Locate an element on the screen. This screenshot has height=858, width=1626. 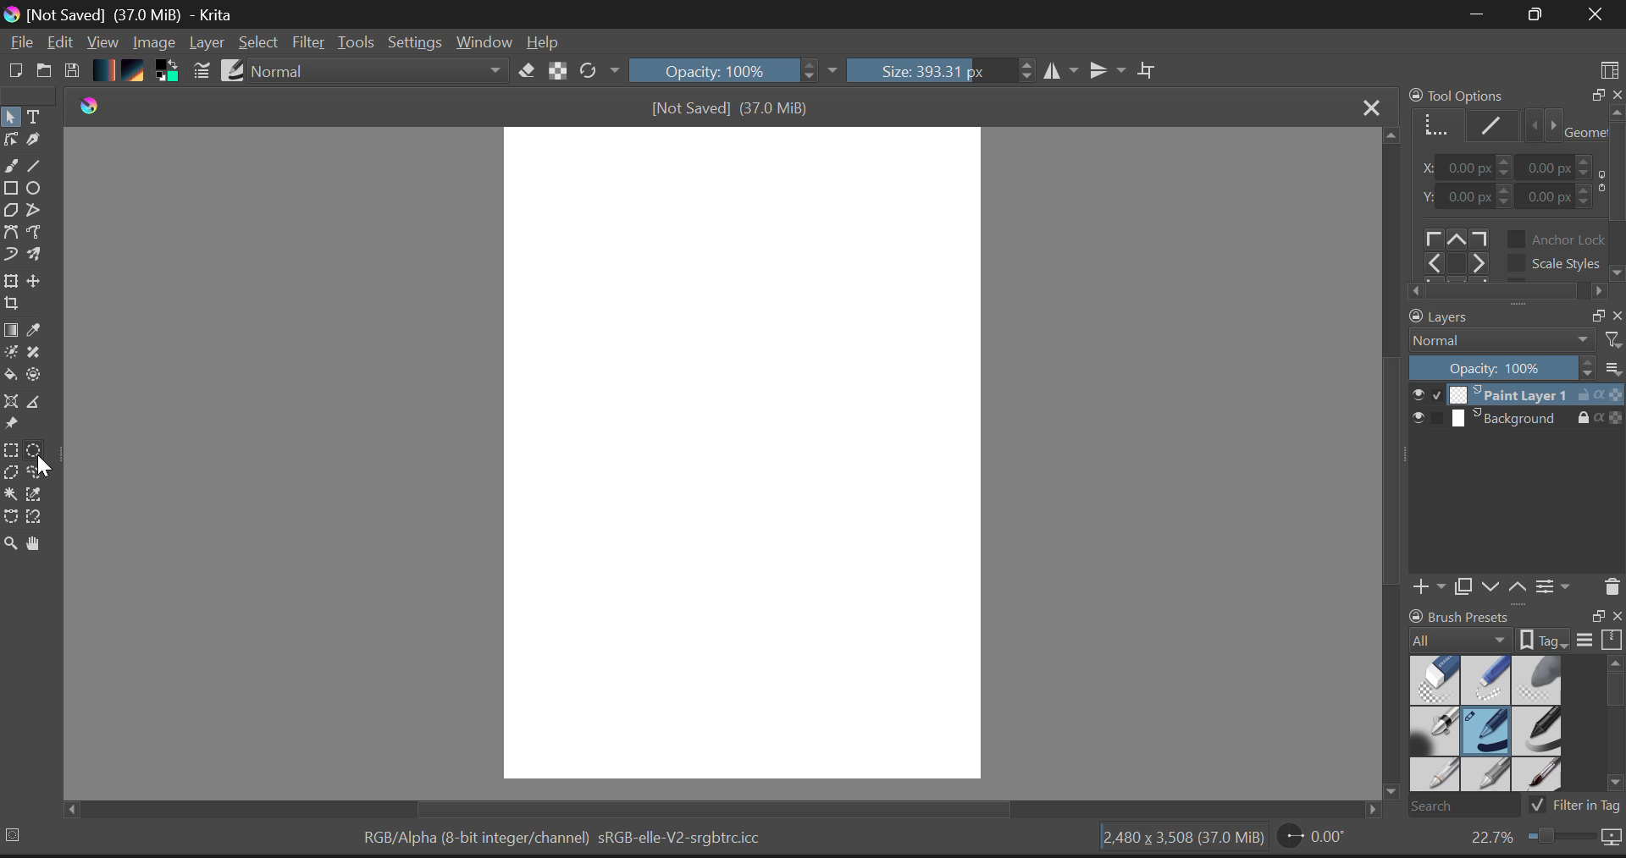
Polygon Selection is located at coordinates (14, 476).